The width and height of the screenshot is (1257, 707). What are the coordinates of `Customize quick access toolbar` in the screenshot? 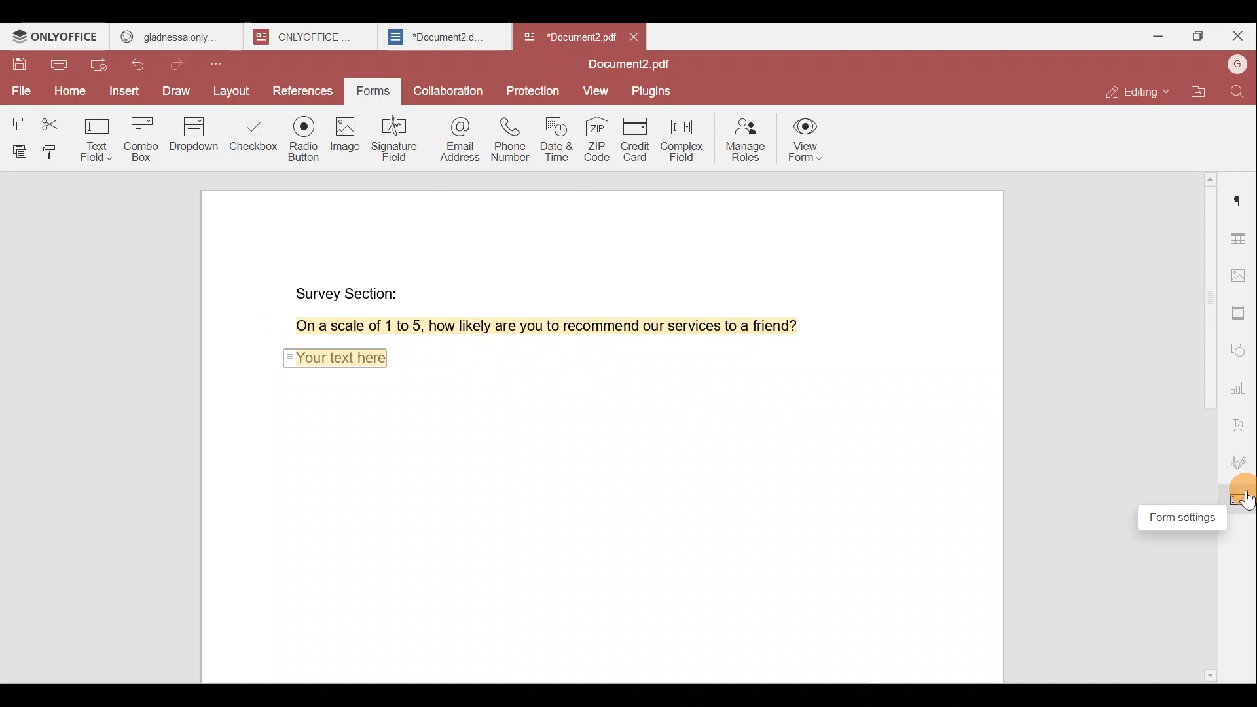 It's located at (221, 63).